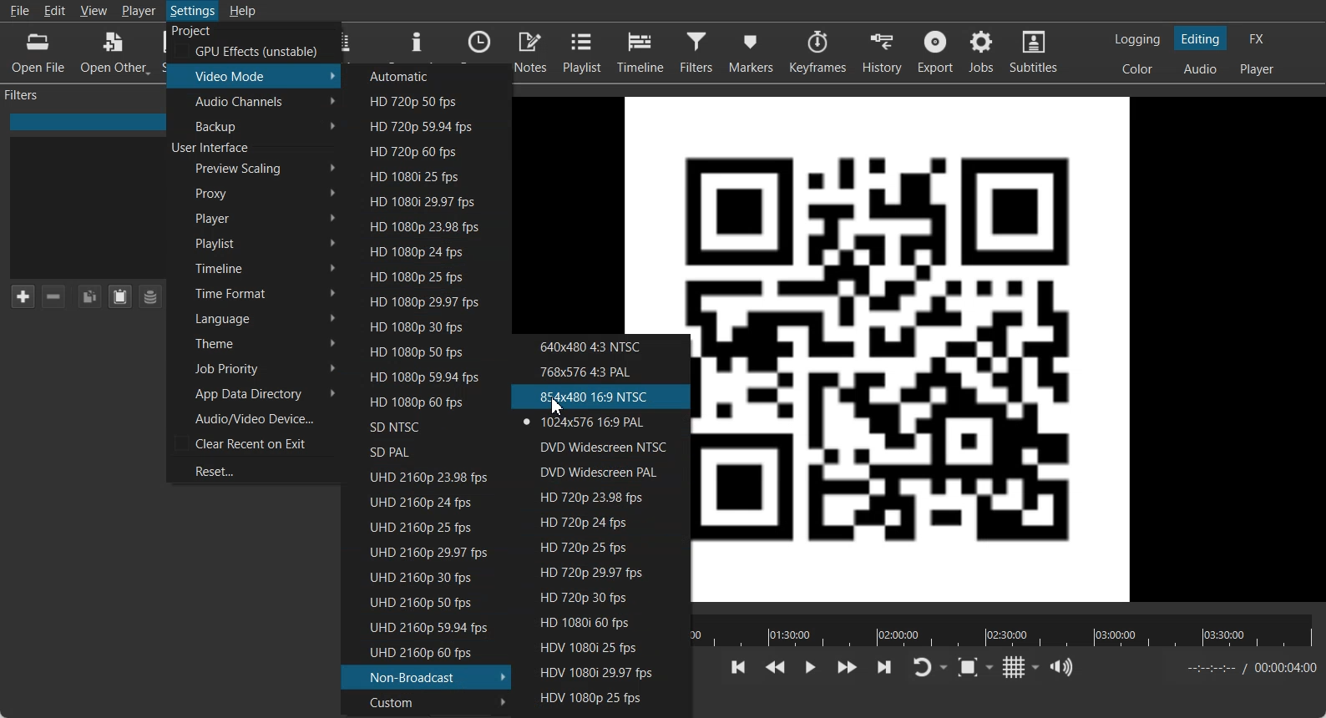 The height and width of the screenshot is (718, 1326). What do you see at coordinates (423, 301) in the screenshot?
I see `HD 1080p 29.97 fps` at bounding box center [423, 301].